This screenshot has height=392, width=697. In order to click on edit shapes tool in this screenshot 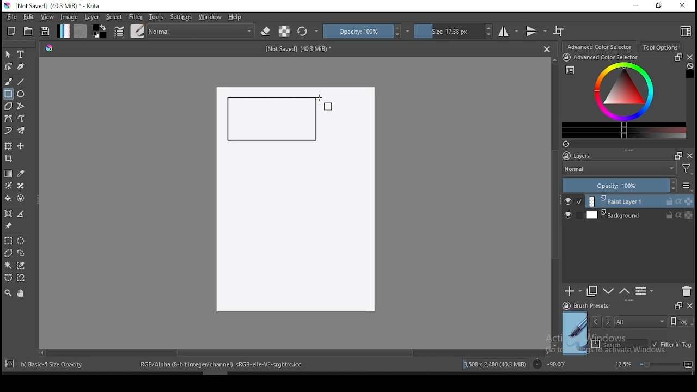, I will do `click(8, 66)`.